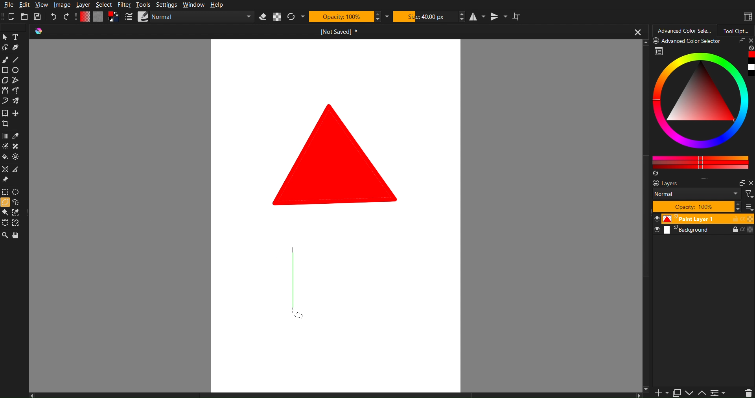 Image resolution: width=755 pixels, height=398 pixels. I want to click on Add, so click(659, 393).